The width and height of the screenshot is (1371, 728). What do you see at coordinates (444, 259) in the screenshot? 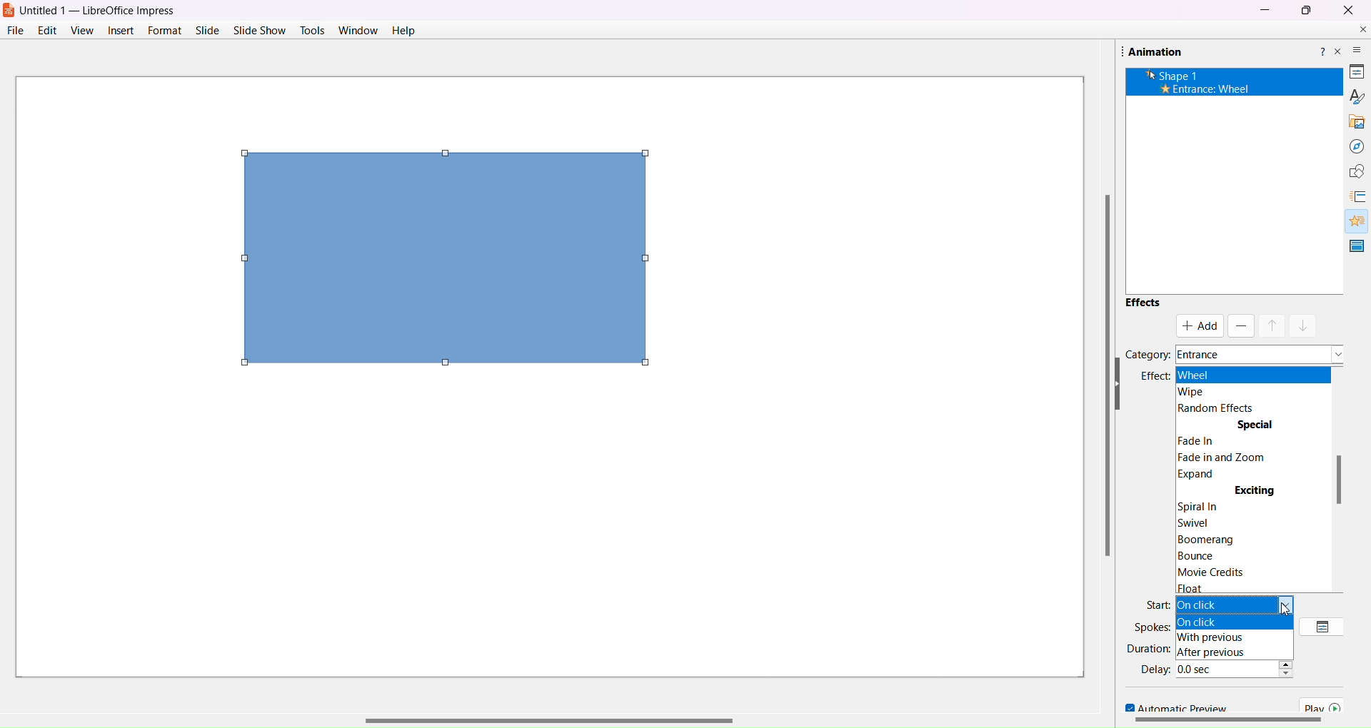
I see `Object` at bounding box center [444, 259].